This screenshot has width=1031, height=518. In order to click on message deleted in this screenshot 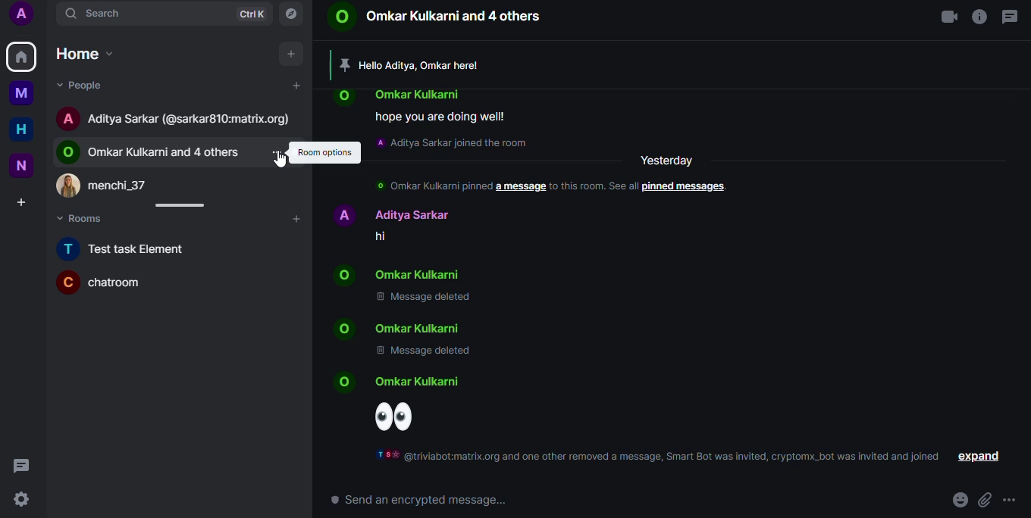, I will do `click(423, 351)`.